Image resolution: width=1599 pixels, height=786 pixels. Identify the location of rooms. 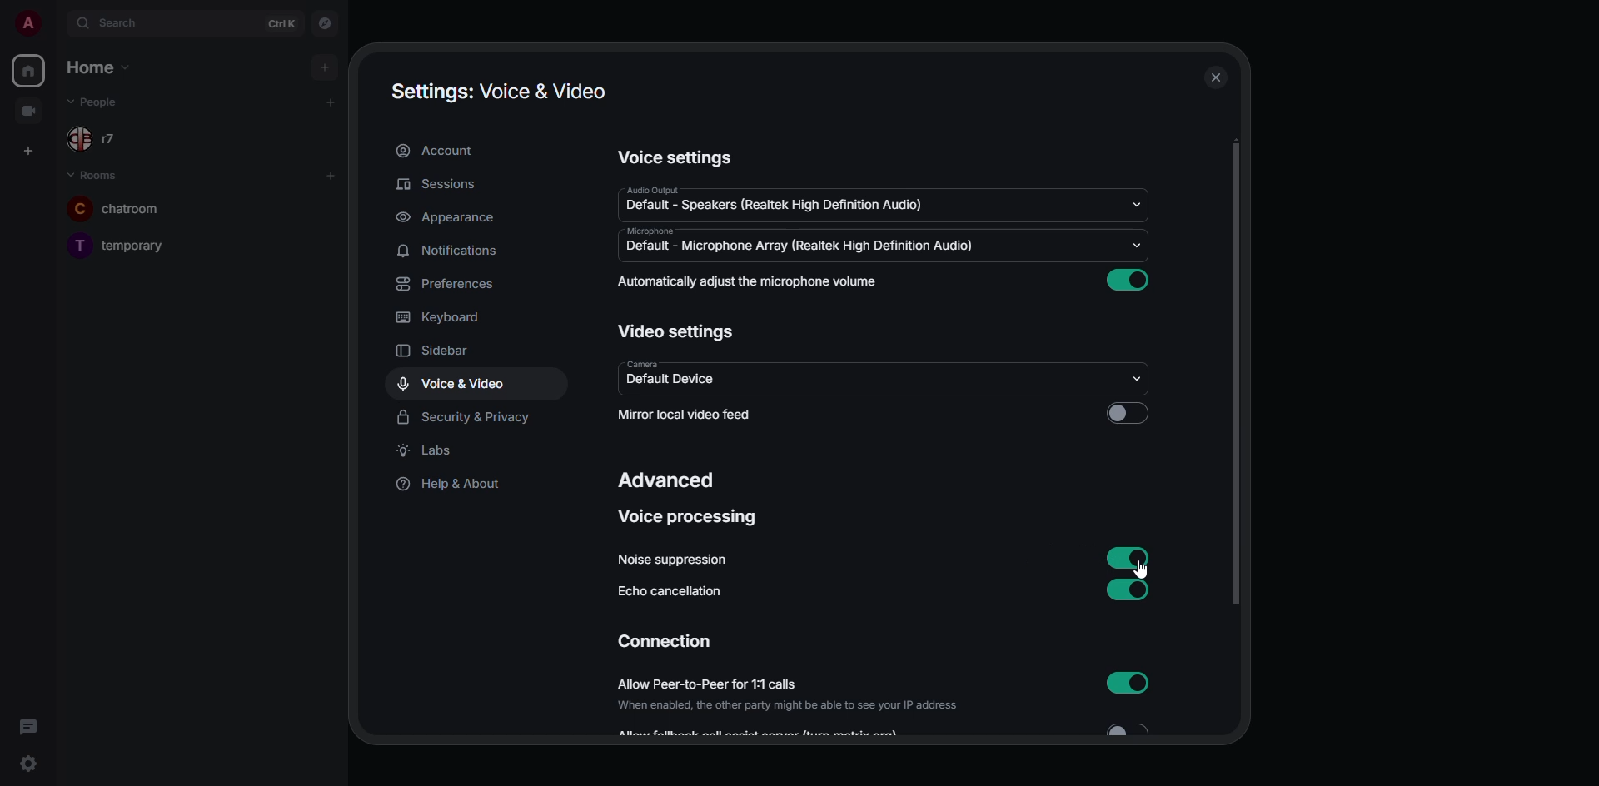
(95, 172).